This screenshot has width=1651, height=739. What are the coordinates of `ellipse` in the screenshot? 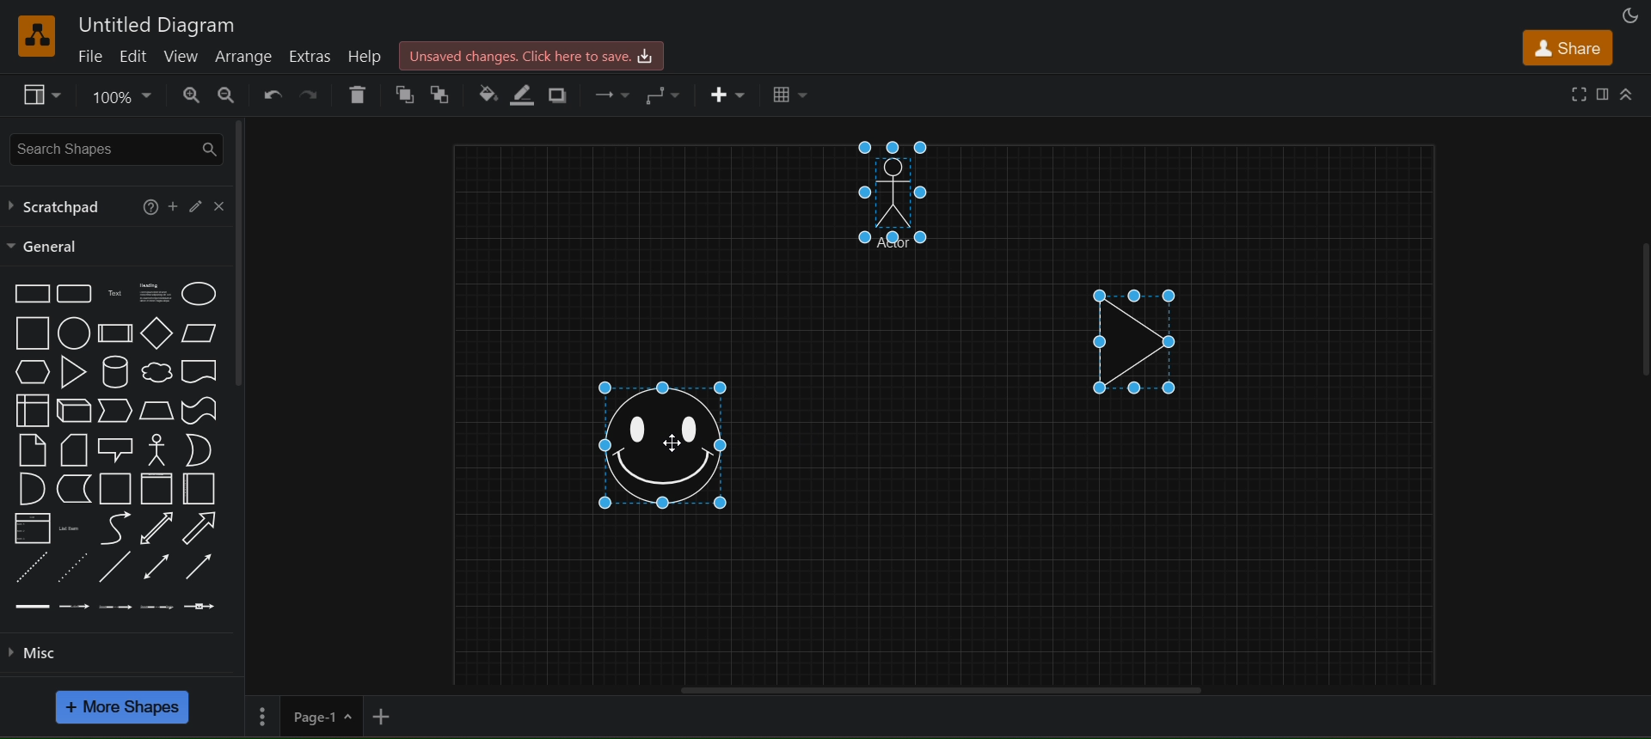 It's located at (198, 294).